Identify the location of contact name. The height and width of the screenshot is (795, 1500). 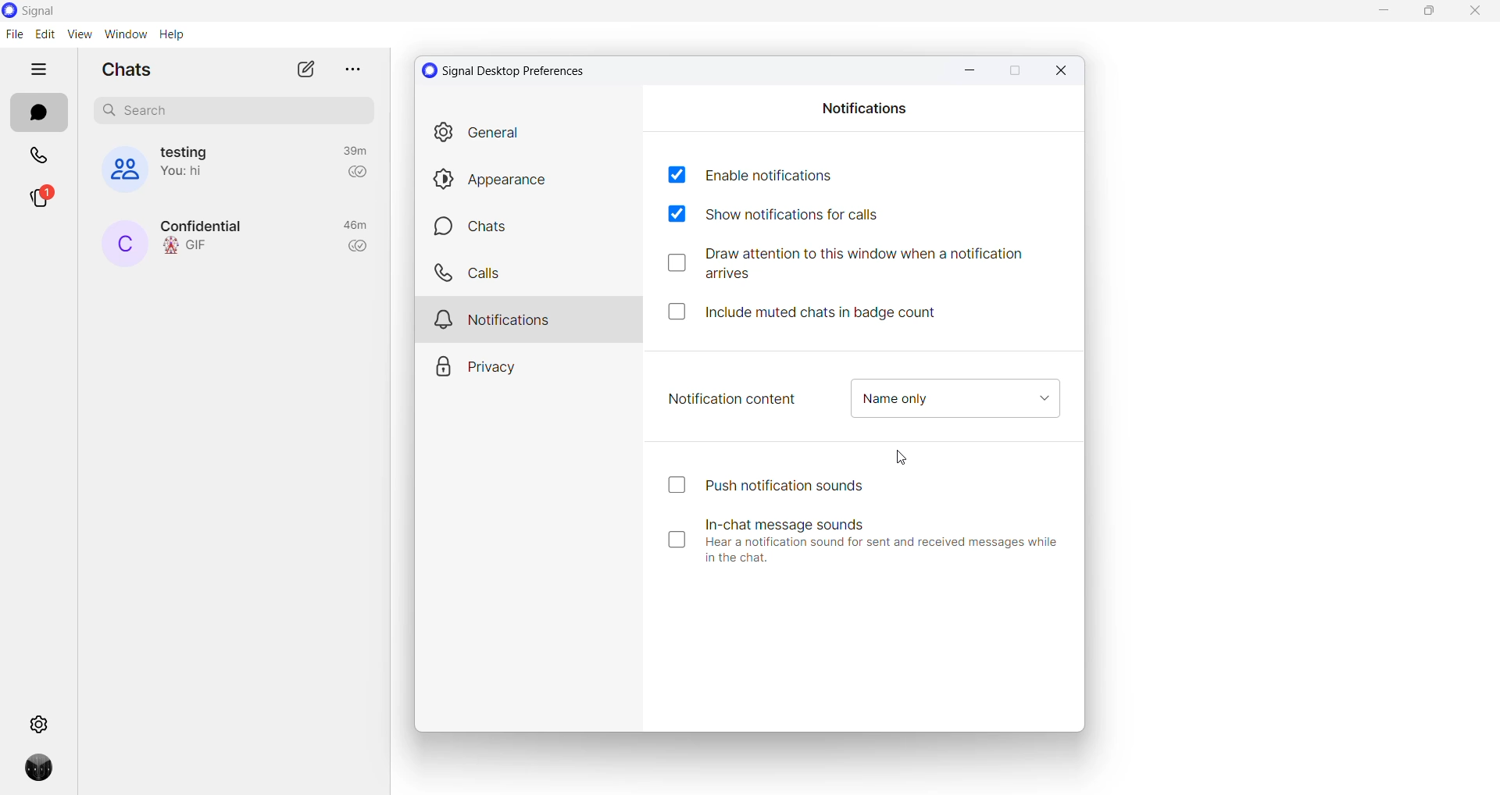
(209, 225).